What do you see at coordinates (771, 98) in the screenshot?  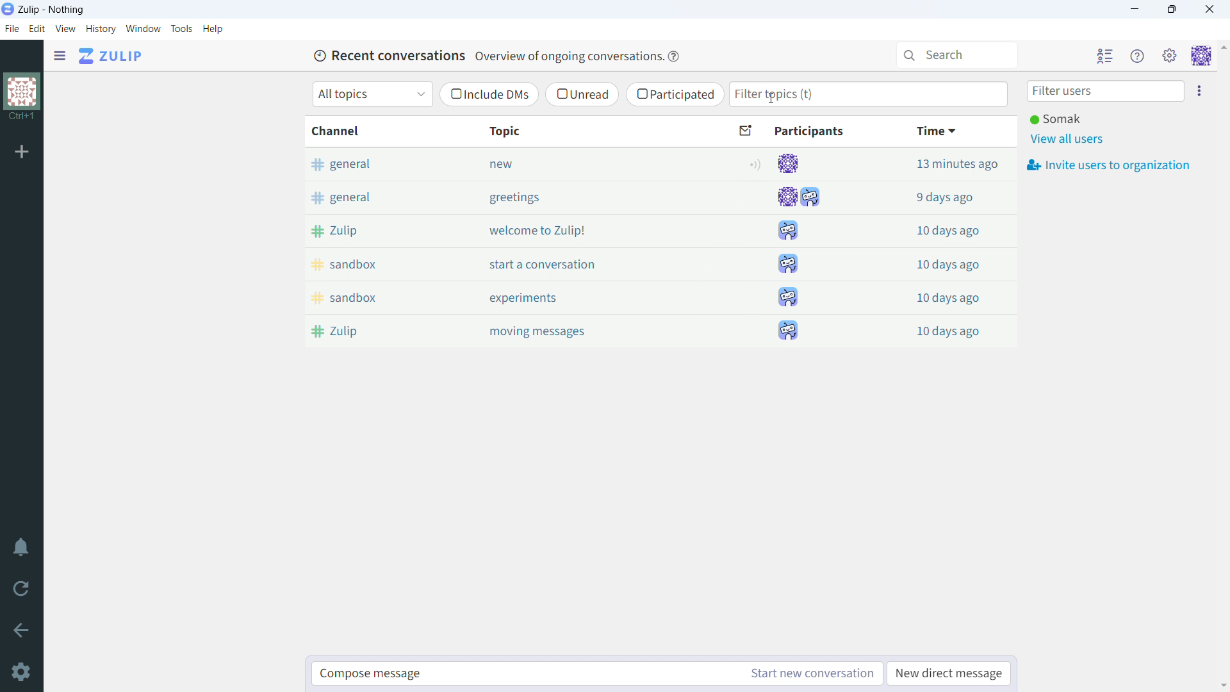 I see `cursor` at bounding box center [771, 98].